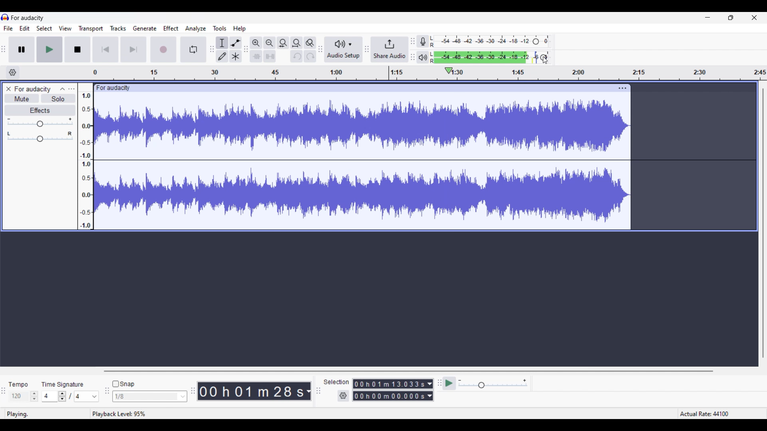 The image size is (767, 431). What do you see at coordinates (296, 56) in the screenshot?
I see `Undo` at bounding box center [296, 56].